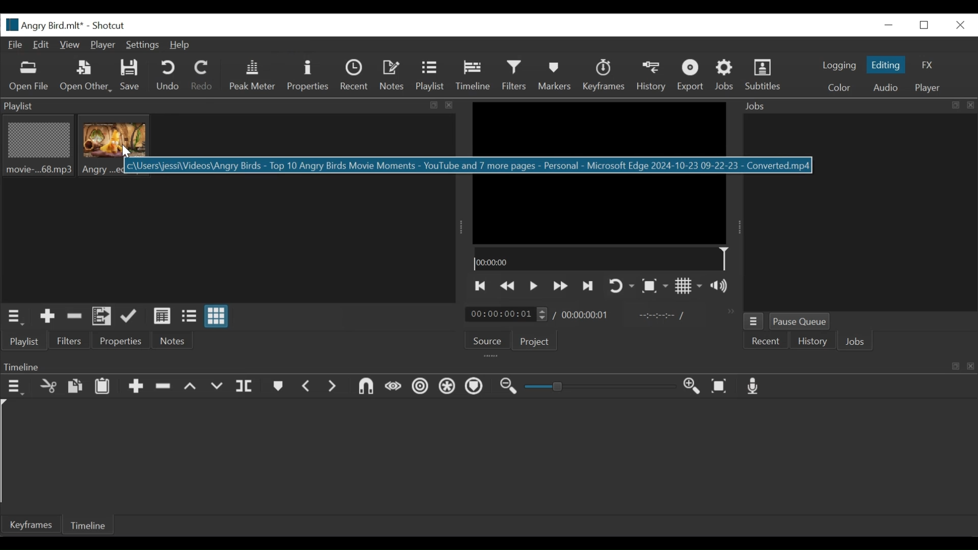 This screenshot has height=550, width=978. Describe the element at coordinates (102, 317) in the screenshot. I see `Add files to the playlist` at that location.